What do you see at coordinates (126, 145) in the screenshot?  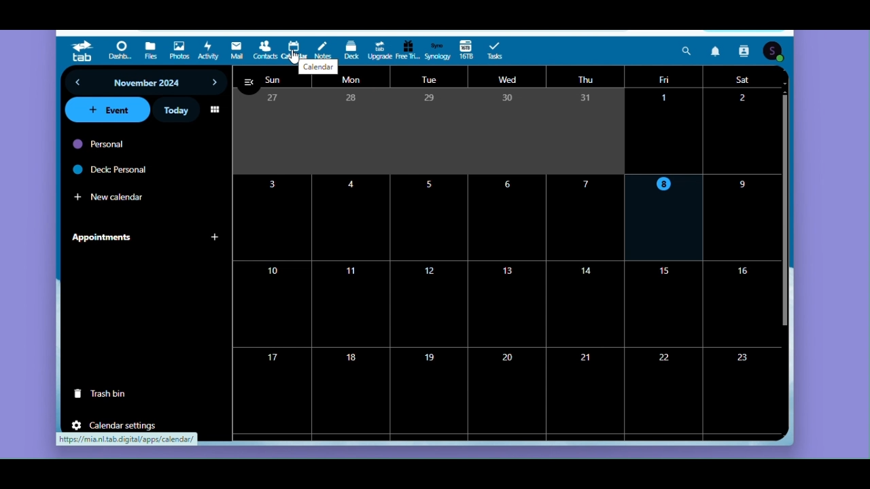 I see `Personal` at bounding box center [126, 145].